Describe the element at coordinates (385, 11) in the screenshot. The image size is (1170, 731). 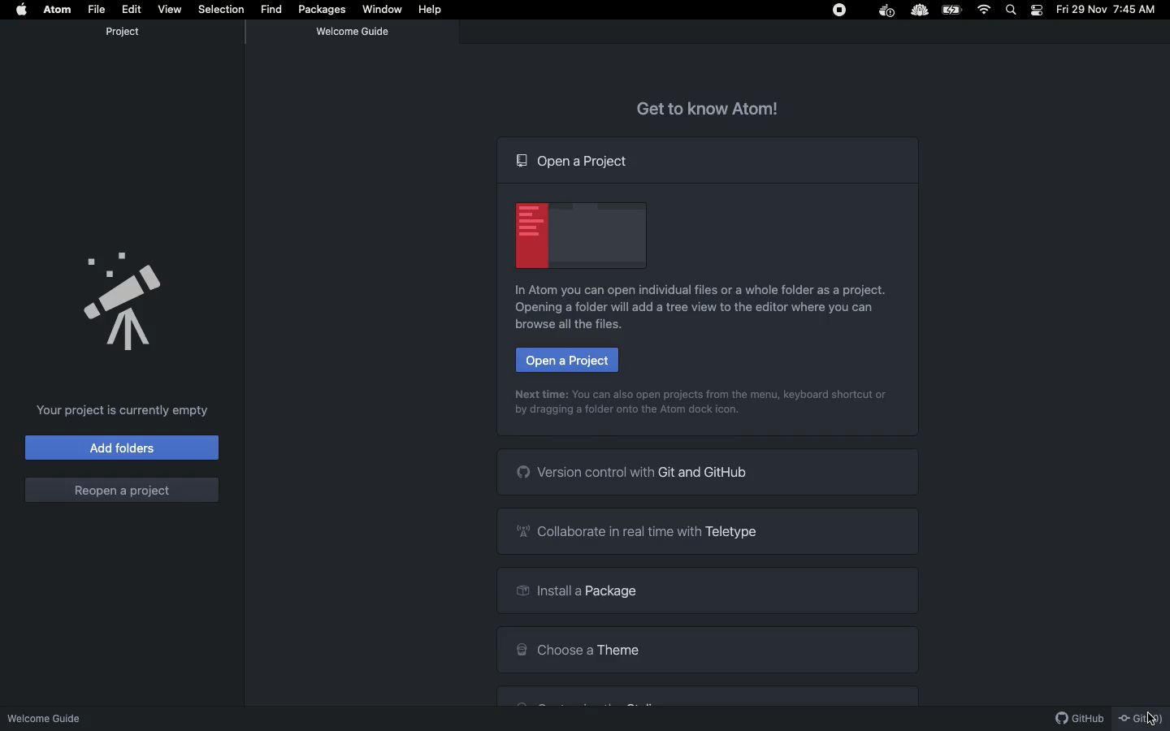
I see `Window` at that location.